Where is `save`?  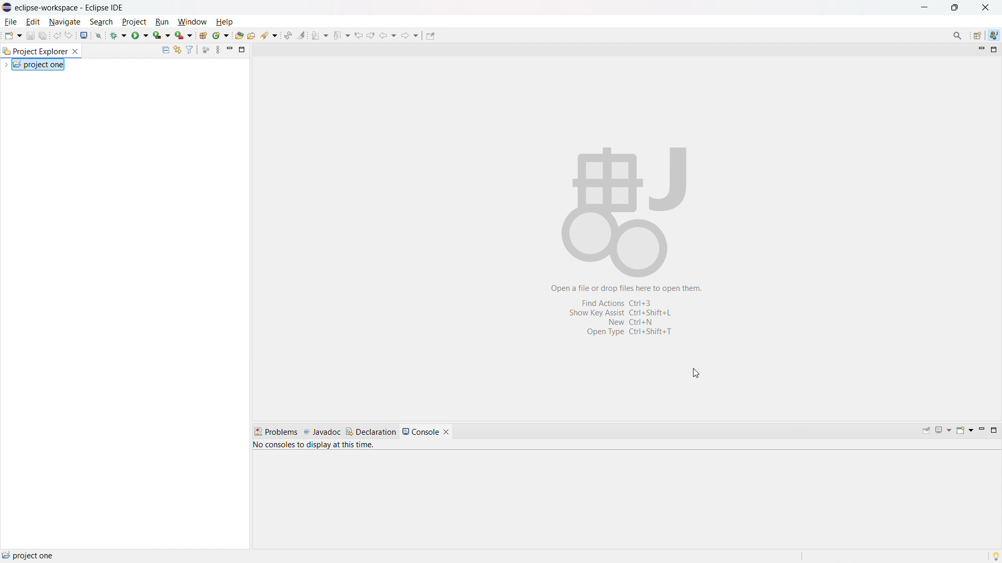 save is located at coordinates (30, 35).